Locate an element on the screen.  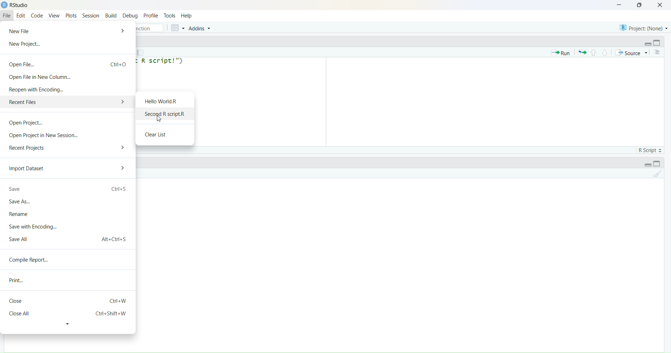
Open Project. is located at coordinates (26, 124).